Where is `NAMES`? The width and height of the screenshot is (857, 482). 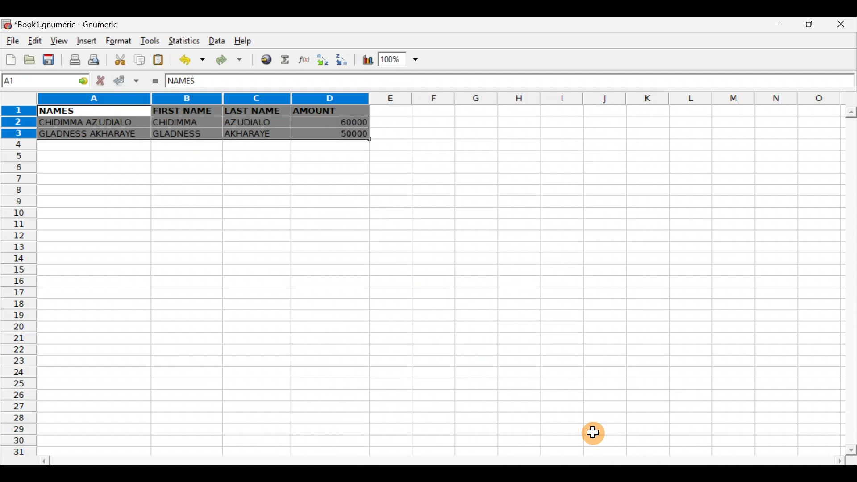
NAMES is located at coordinates (191, 83).